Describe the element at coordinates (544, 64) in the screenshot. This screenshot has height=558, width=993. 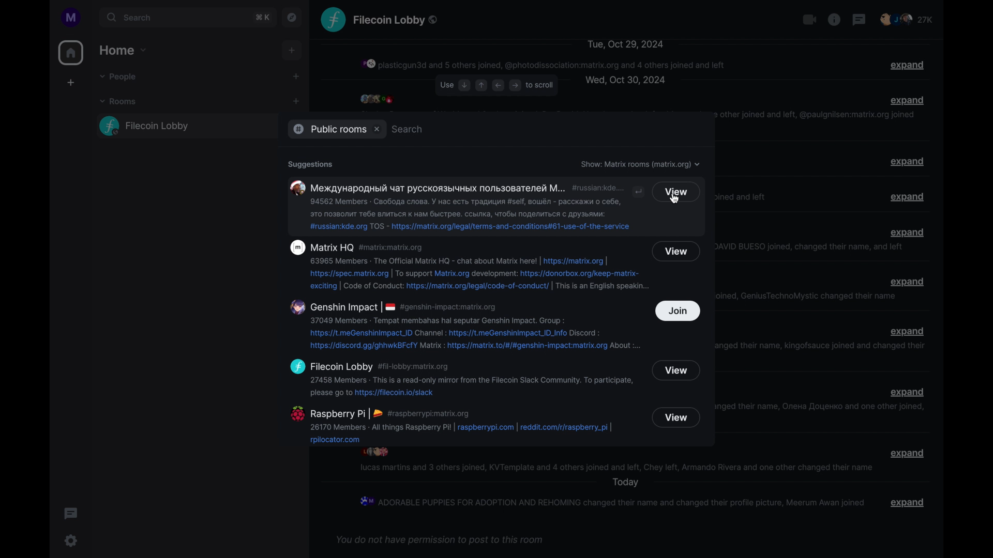
I see `plasticqun3d and 5 others joined, @photodissociation:matrix.org and 4 others joined and left` at that location.